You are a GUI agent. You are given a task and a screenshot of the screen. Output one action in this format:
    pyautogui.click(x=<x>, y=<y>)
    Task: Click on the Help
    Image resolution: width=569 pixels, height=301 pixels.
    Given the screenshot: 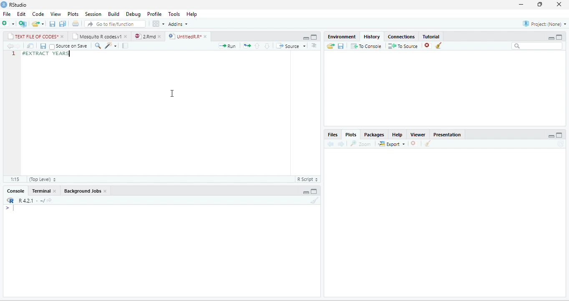 What is the action you would take?
    pyautogui.click(x=192, y=15)
    